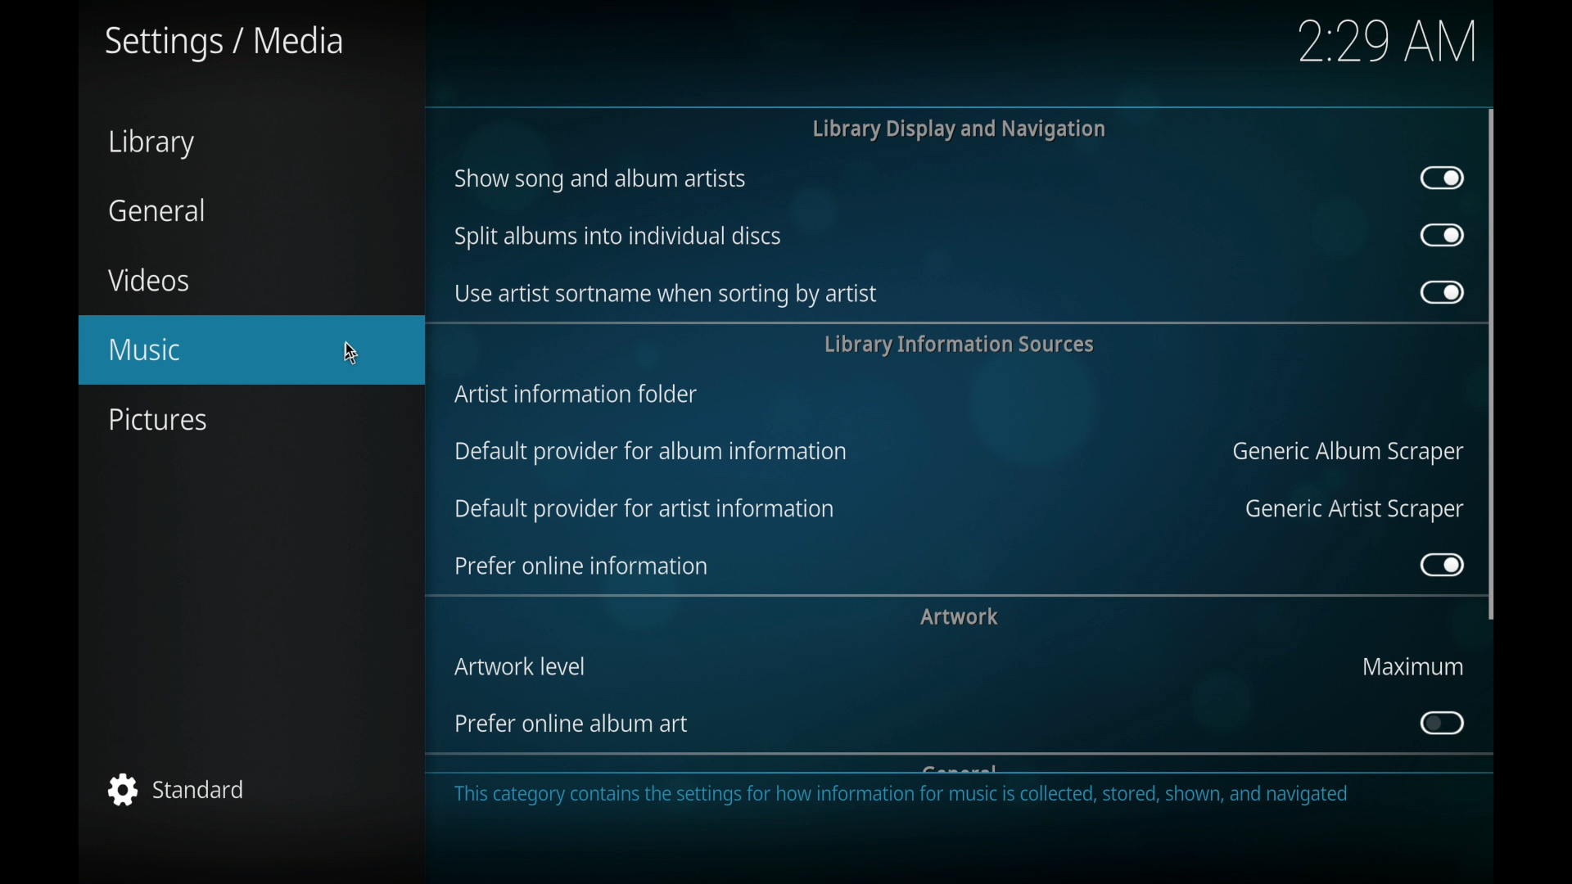  I want to click on default provider for album information, so click(652, 453).